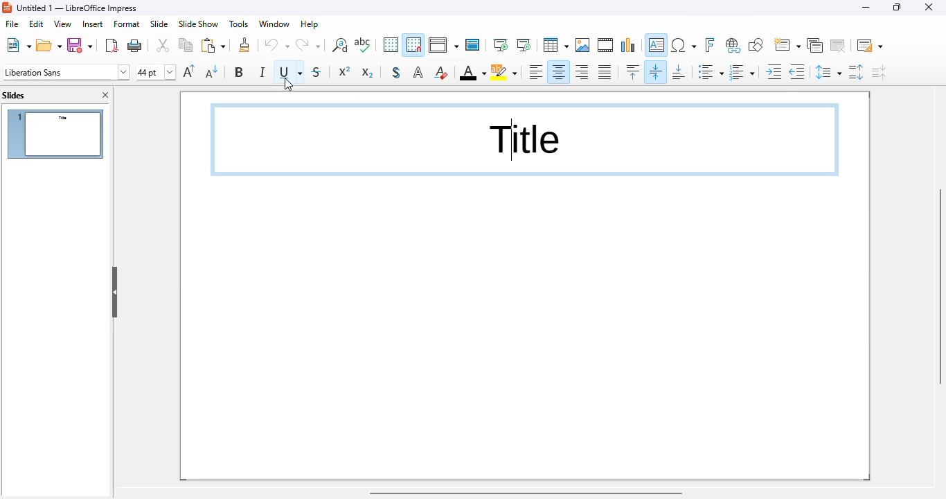  Describe the element at coordinates (240, 72) in the screenshot. I see `bold` at that location.